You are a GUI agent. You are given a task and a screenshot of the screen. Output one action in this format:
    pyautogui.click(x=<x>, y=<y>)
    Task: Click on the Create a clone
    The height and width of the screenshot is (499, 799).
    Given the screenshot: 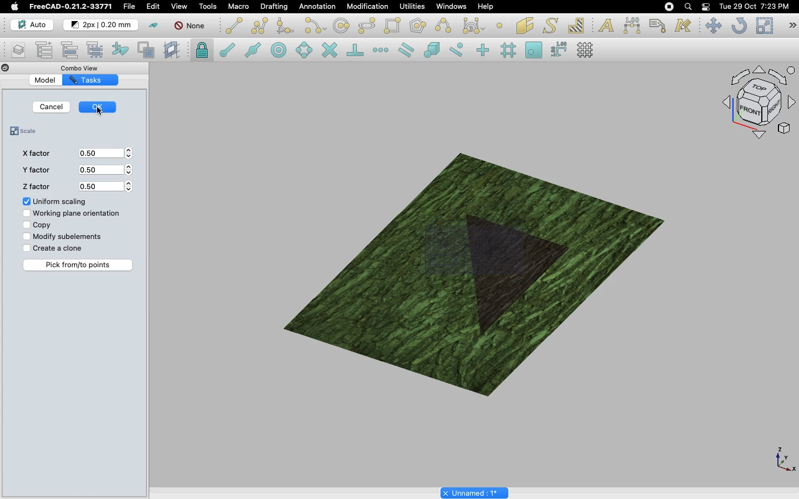 What is the action you would take?
    pyautogui.click(x=53, y=248)
    